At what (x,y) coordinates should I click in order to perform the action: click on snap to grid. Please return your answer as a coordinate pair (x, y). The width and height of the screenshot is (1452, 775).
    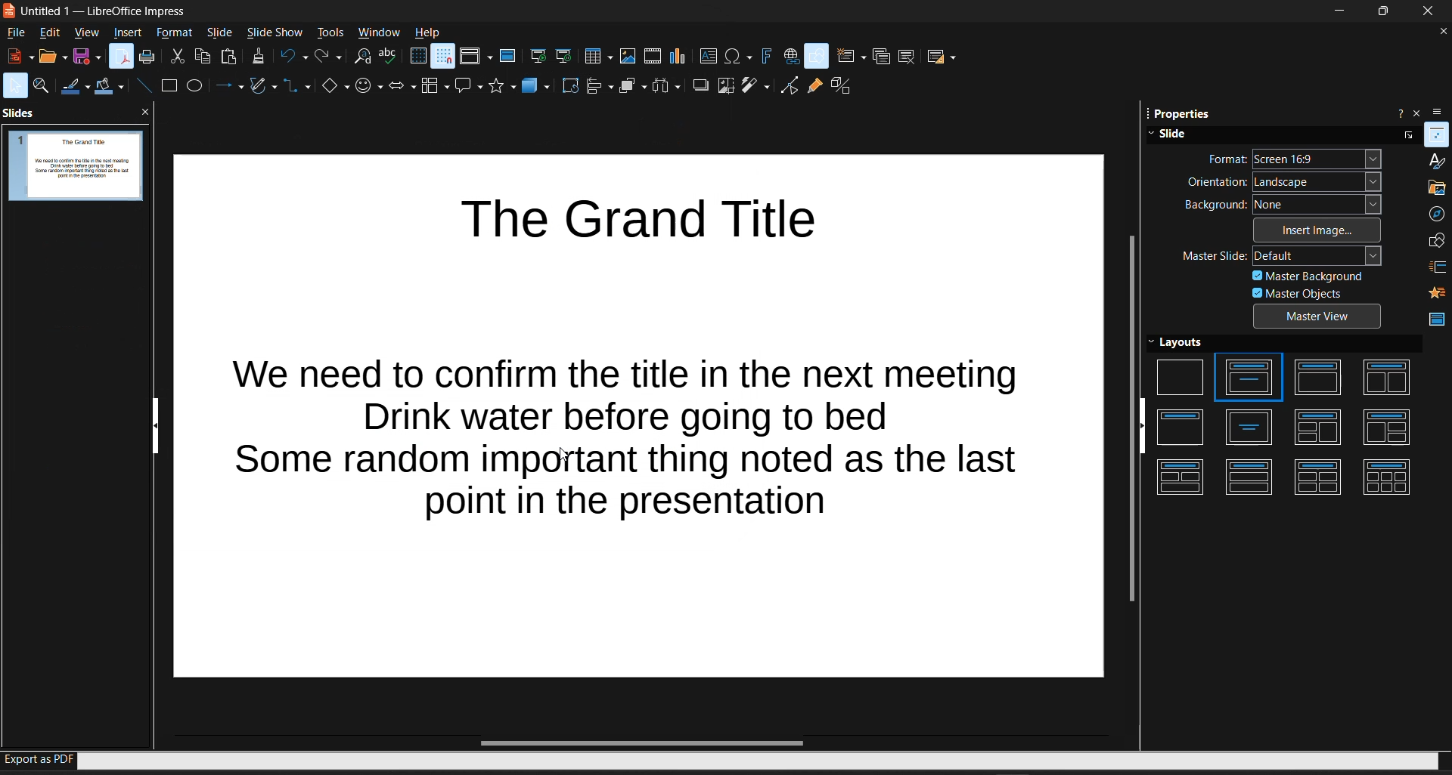
    Looking at the image, I should click on (442, 56).